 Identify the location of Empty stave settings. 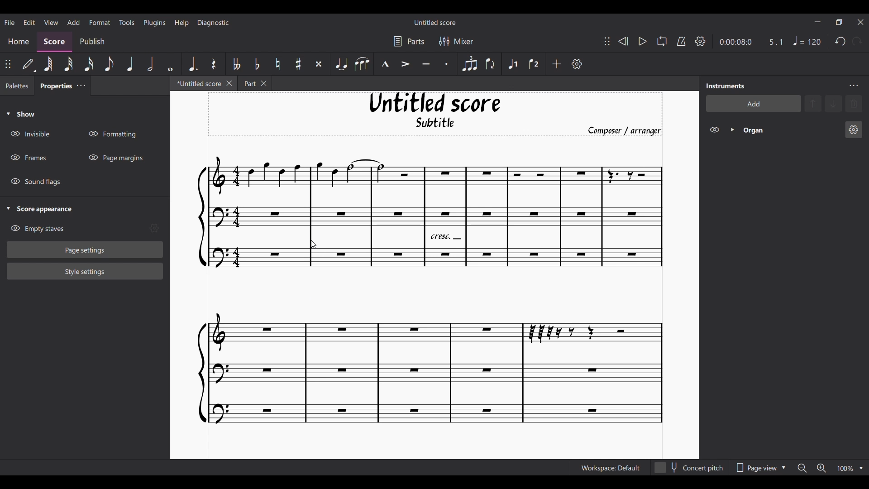
(157, 229).